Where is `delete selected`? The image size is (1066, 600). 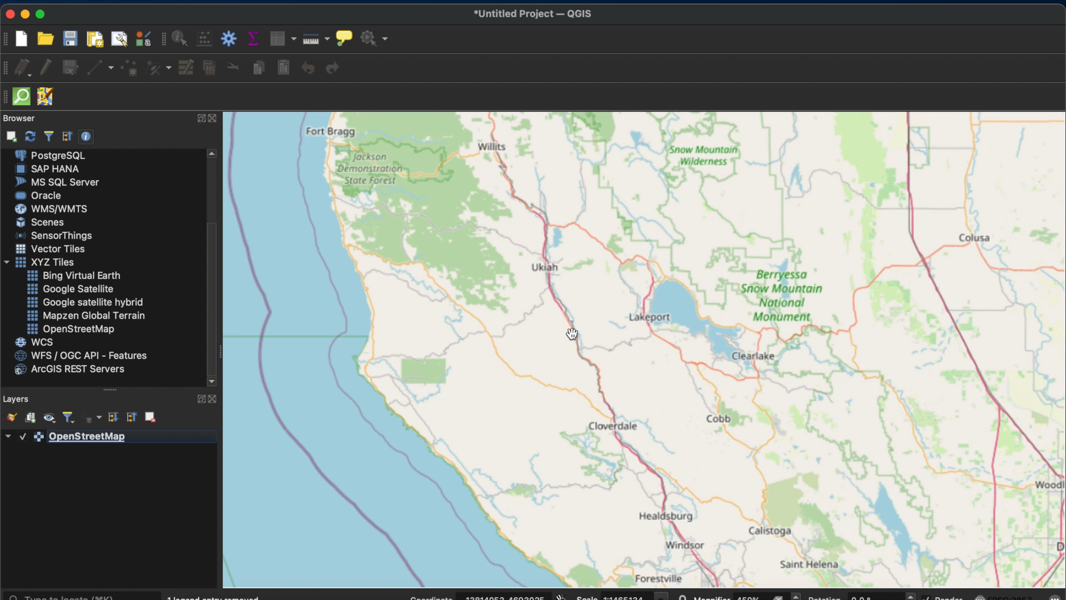 delete selected is located at coordinates (210, 68).